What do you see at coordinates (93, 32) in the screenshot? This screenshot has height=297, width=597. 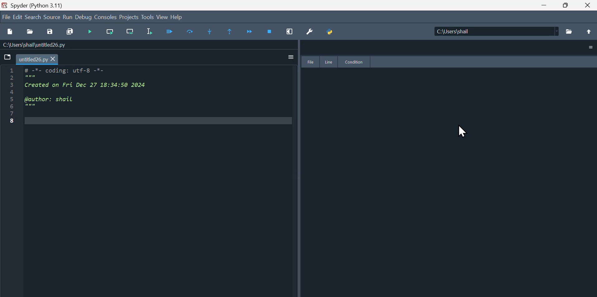 I see `` at bounding box center [93, 32].